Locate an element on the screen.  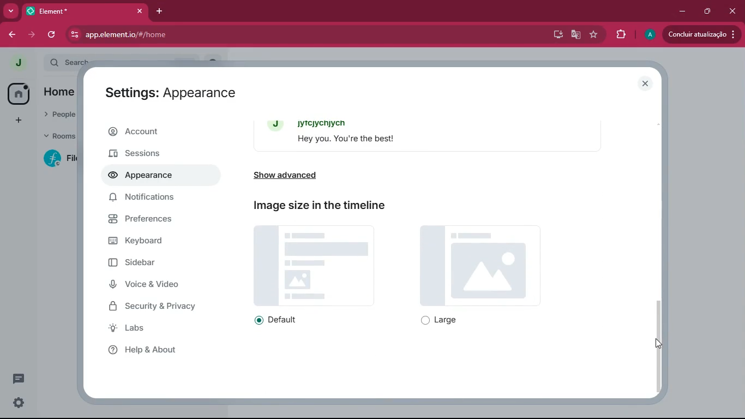
close is located at coordinates (140, 11).